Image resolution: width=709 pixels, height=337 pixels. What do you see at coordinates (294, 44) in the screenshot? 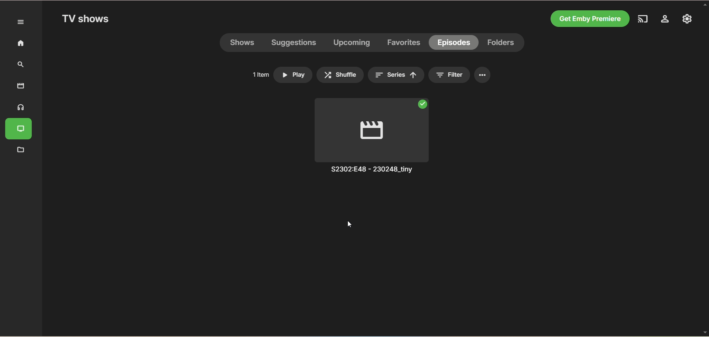
I see `suggestions` at bounding box center [294, 44].